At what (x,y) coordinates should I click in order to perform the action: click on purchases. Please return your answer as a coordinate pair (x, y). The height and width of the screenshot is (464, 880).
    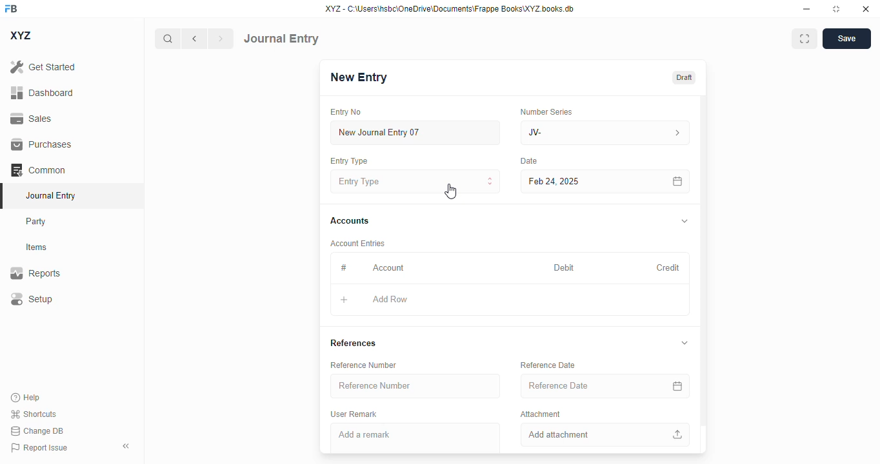
    Looking at the image, I should click on (43, 144).